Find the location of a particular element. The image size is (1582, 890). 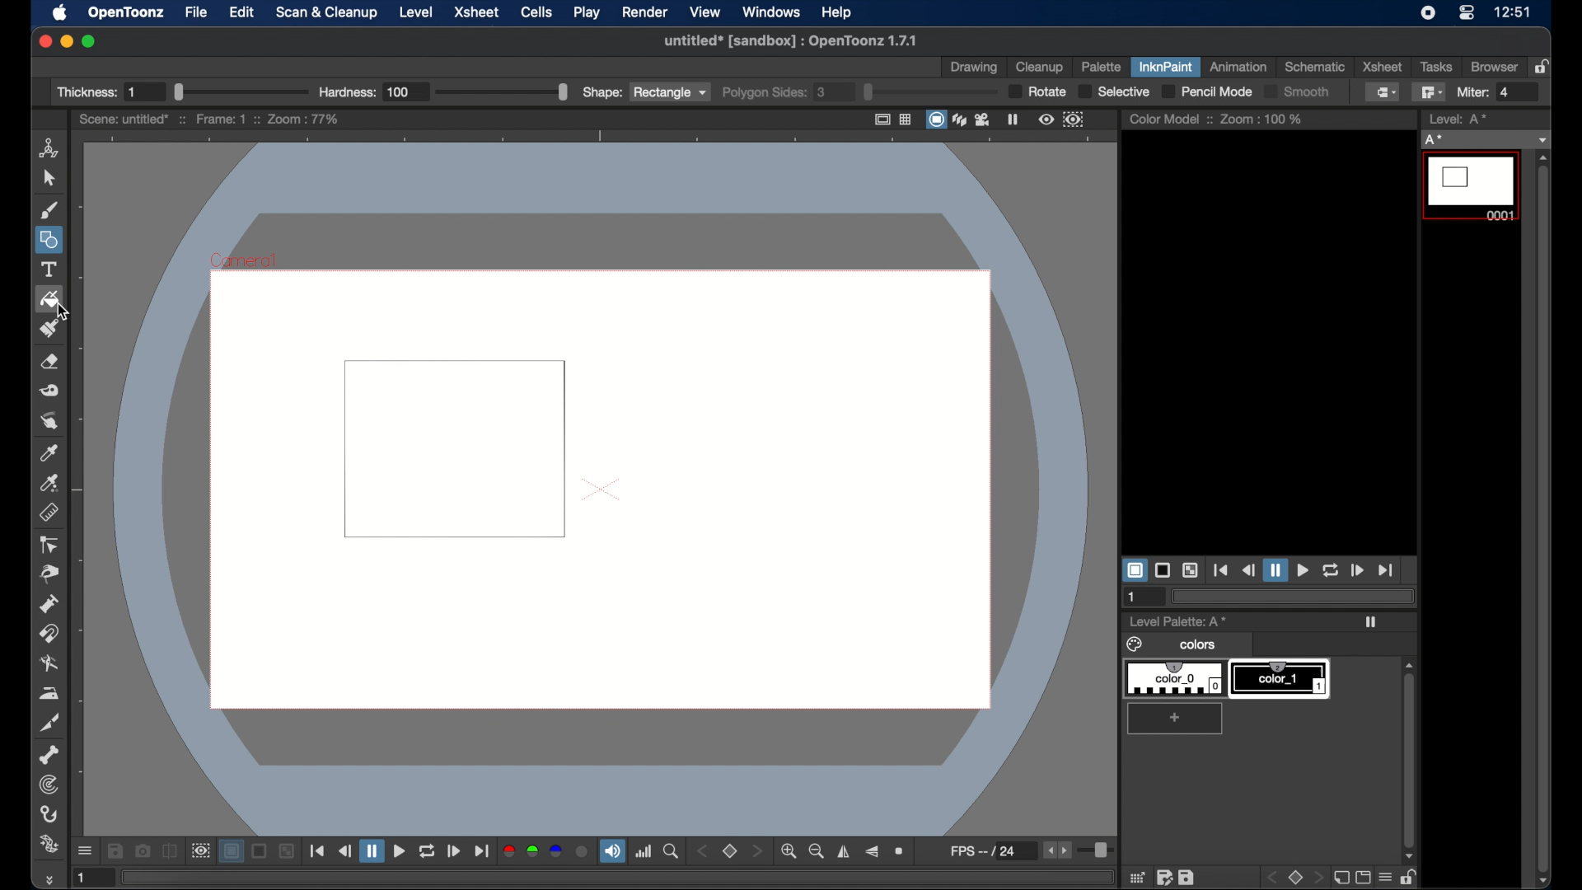

stop is located at coordinates (1297, 877).